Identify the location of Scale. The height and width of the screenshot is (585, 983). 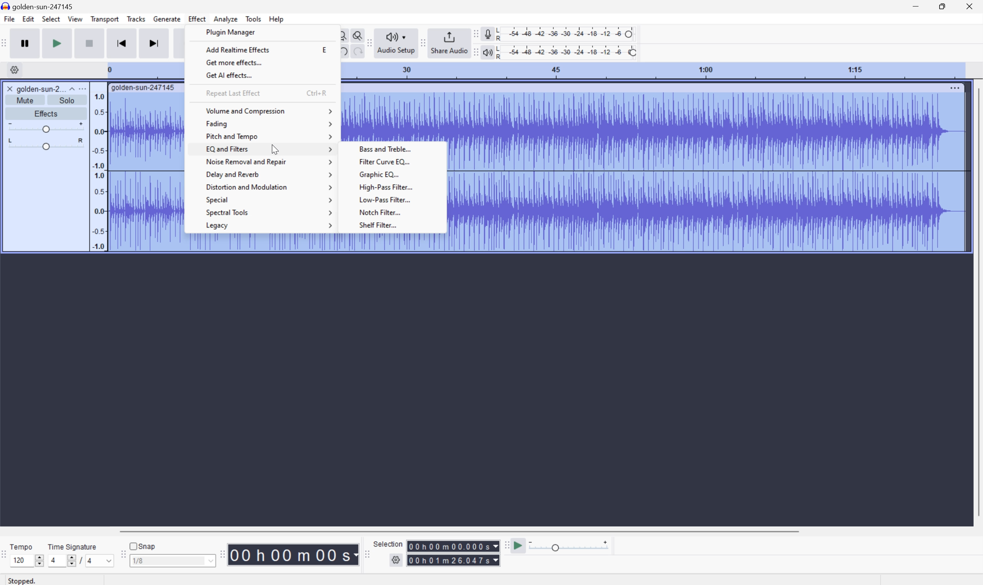
(652, 70).